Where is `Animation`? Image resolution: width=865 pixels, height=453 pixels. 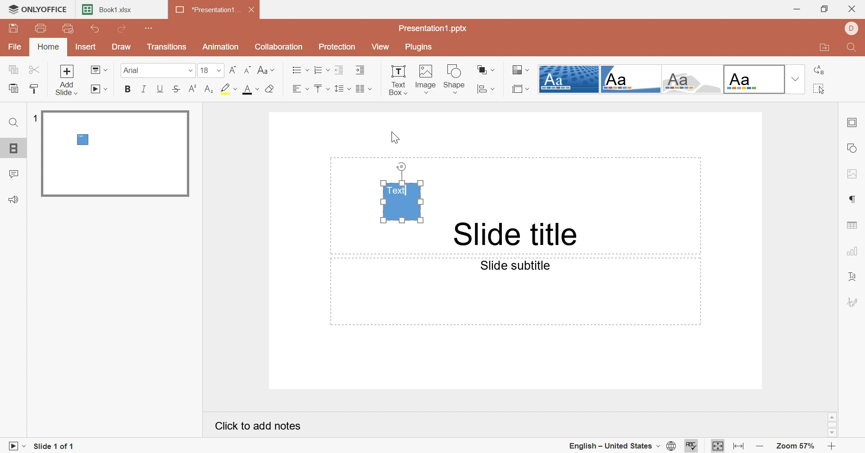
Animation is located at coordinates (220, 46).